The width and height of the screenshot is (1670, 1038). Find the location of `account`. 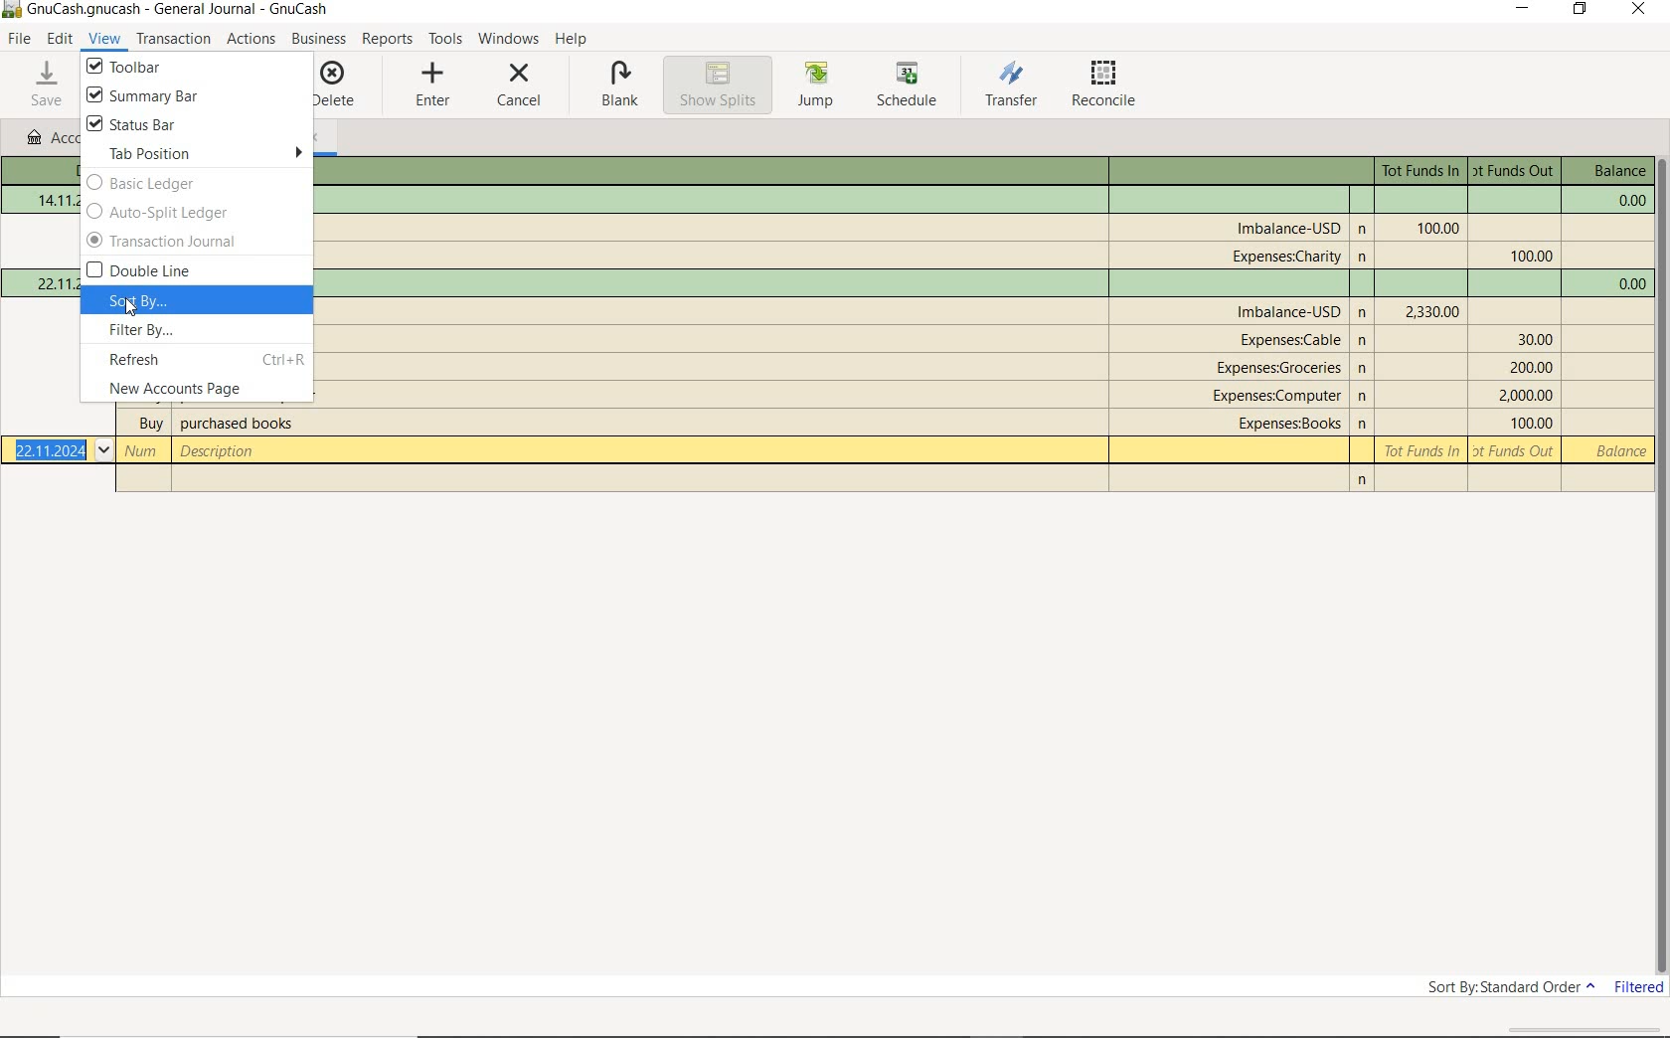

account is located at coordinates (1288, 226).